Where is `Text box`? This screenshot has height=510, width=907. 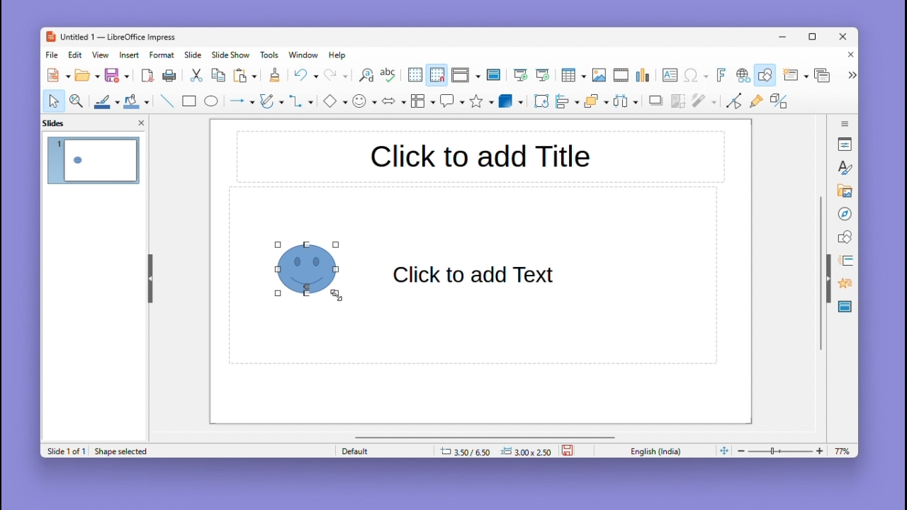 Text box is located at coordinates (670, 75).